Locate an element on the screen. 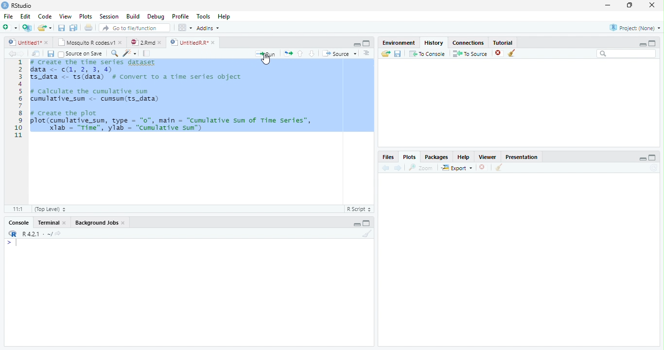  Tutorial is located at coordinates (504, 42).